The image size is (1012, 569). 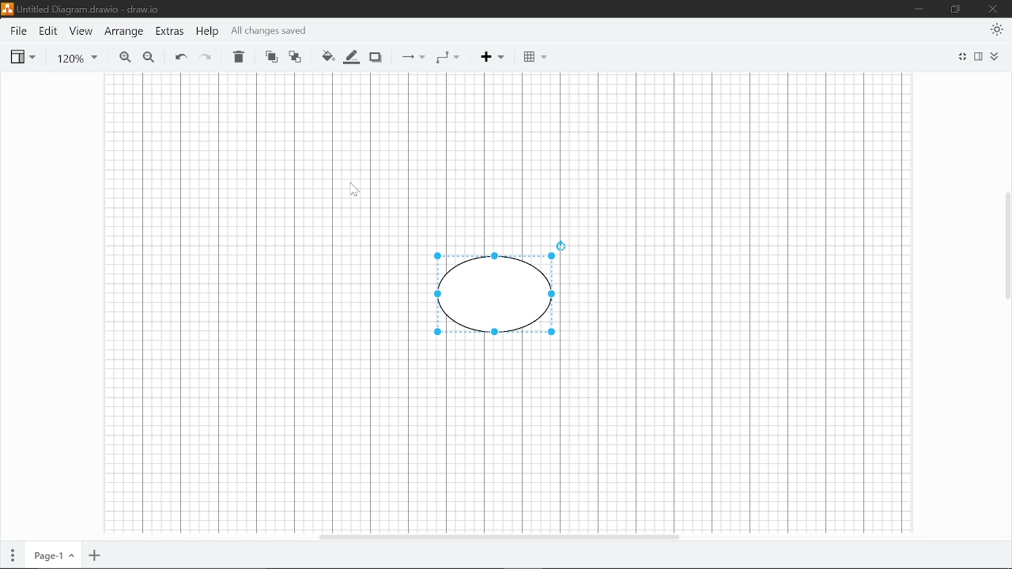 I want to click on redo, so click(x=205, y=55).